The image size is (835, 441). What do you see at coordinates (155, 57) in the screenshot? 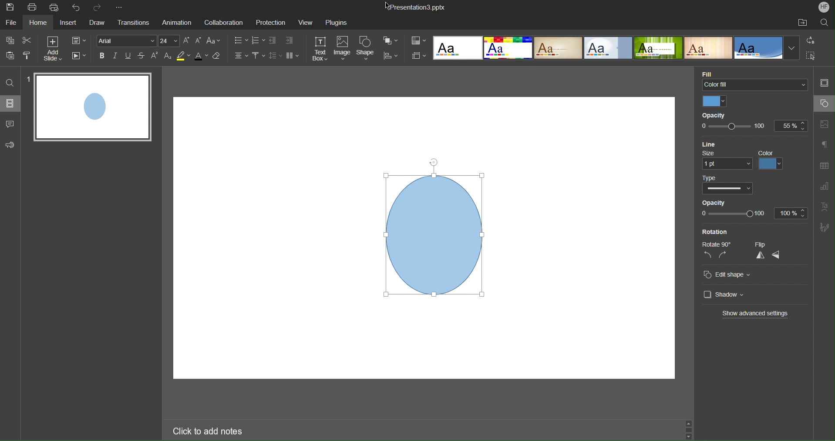
I see `Superscript` at bounding box center [155, 57].